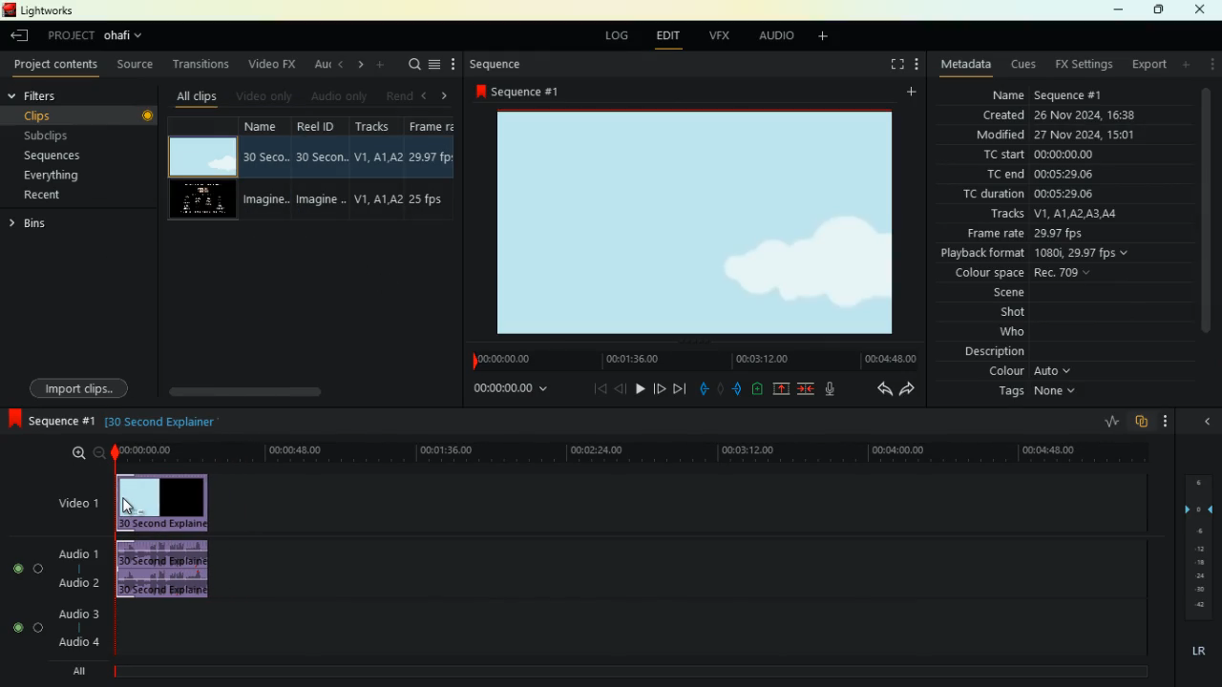  I want to click on clips, so click(78, 114).